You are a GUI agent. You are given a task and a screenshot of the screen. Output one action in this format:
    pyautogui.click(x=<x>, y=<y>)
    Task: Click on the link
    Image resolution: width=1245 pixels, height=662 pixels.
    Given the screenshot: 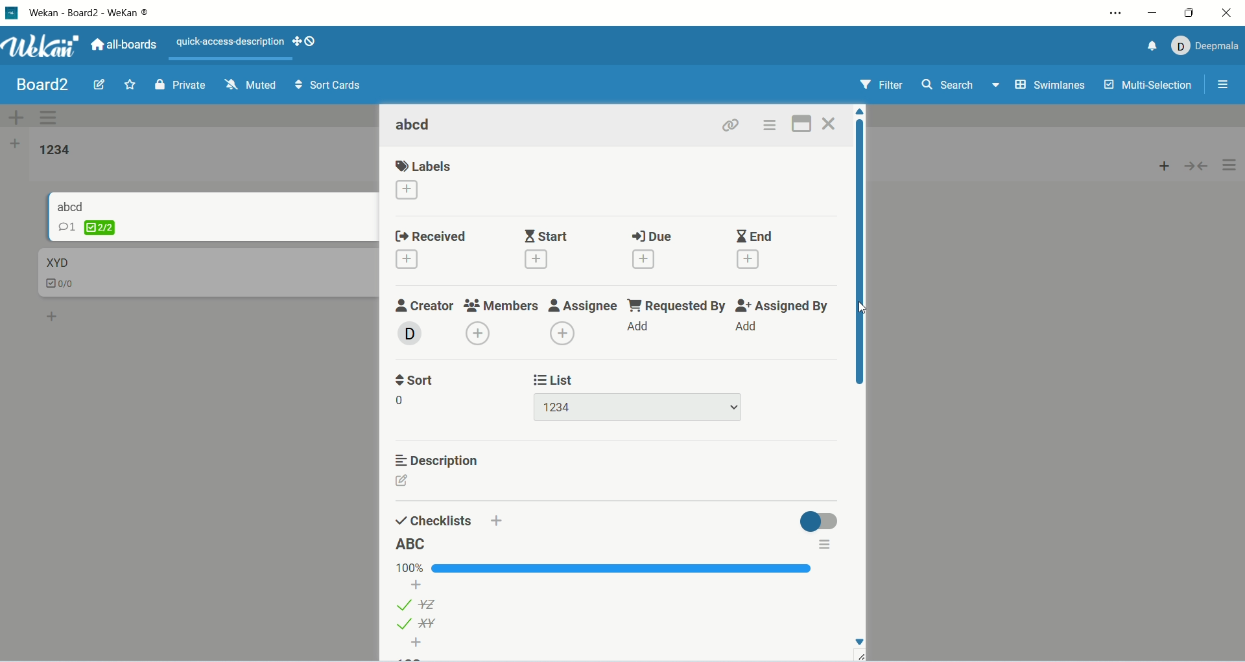 What is the action you would take?
    pyautogui.click(x=733, y=126)
    